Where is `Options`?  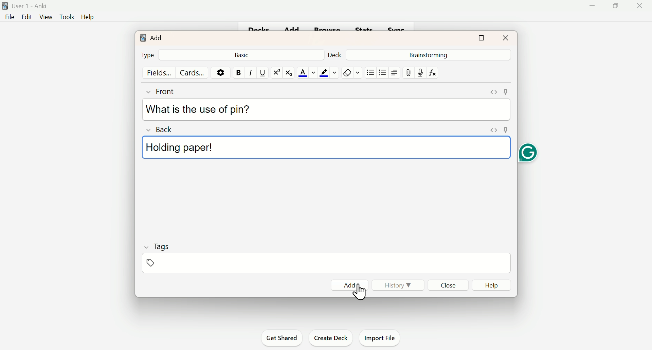
Options is located at coordinates (220, 72).